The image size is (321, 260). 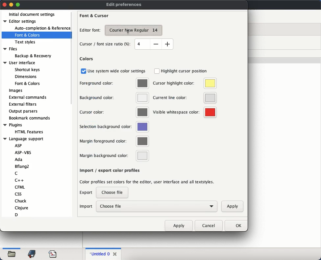 I want to click on apply, so click(x=179, y=225).